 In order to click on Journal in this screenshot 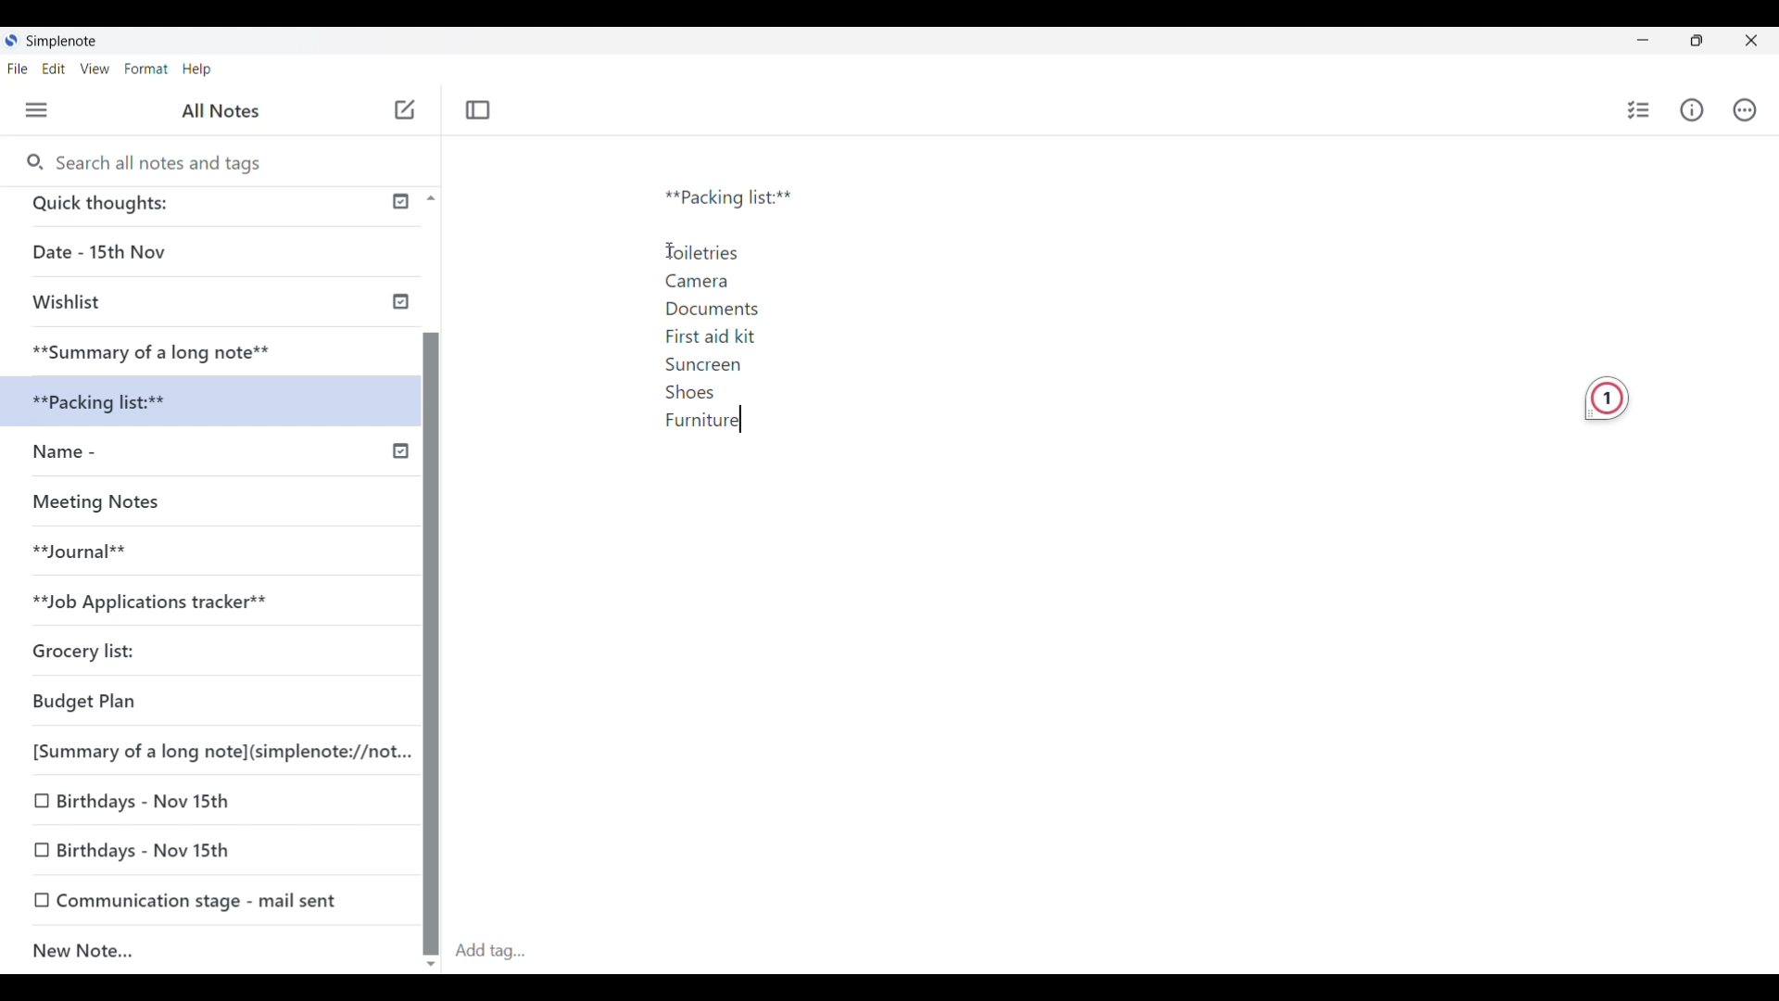, I will do `click(101, 558)`.